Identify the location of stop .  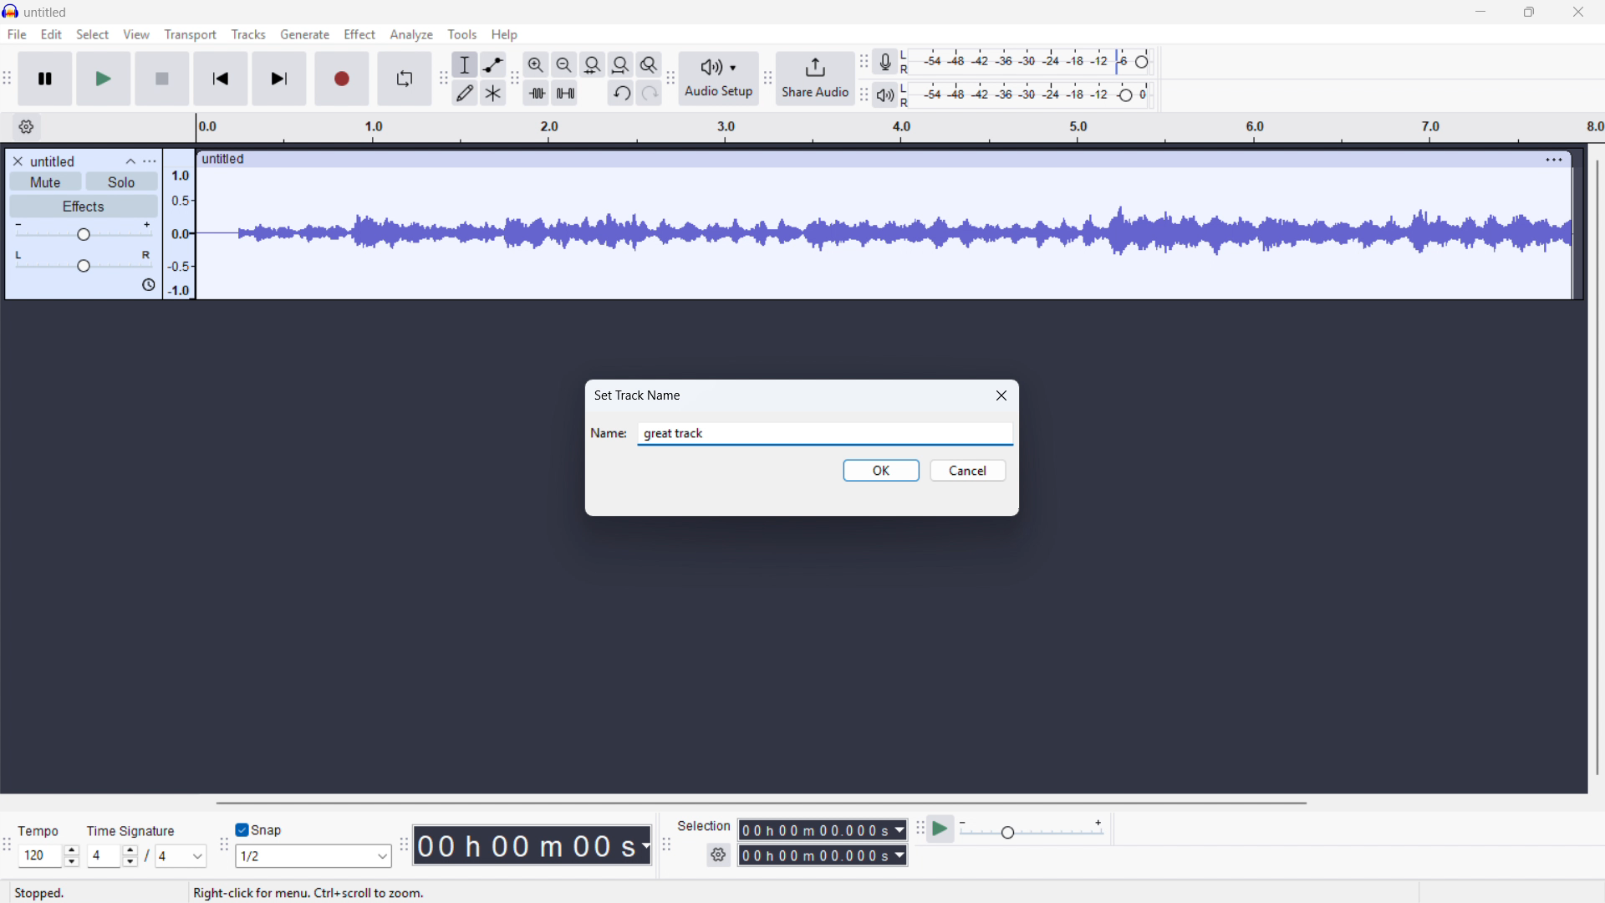
(162, 79).